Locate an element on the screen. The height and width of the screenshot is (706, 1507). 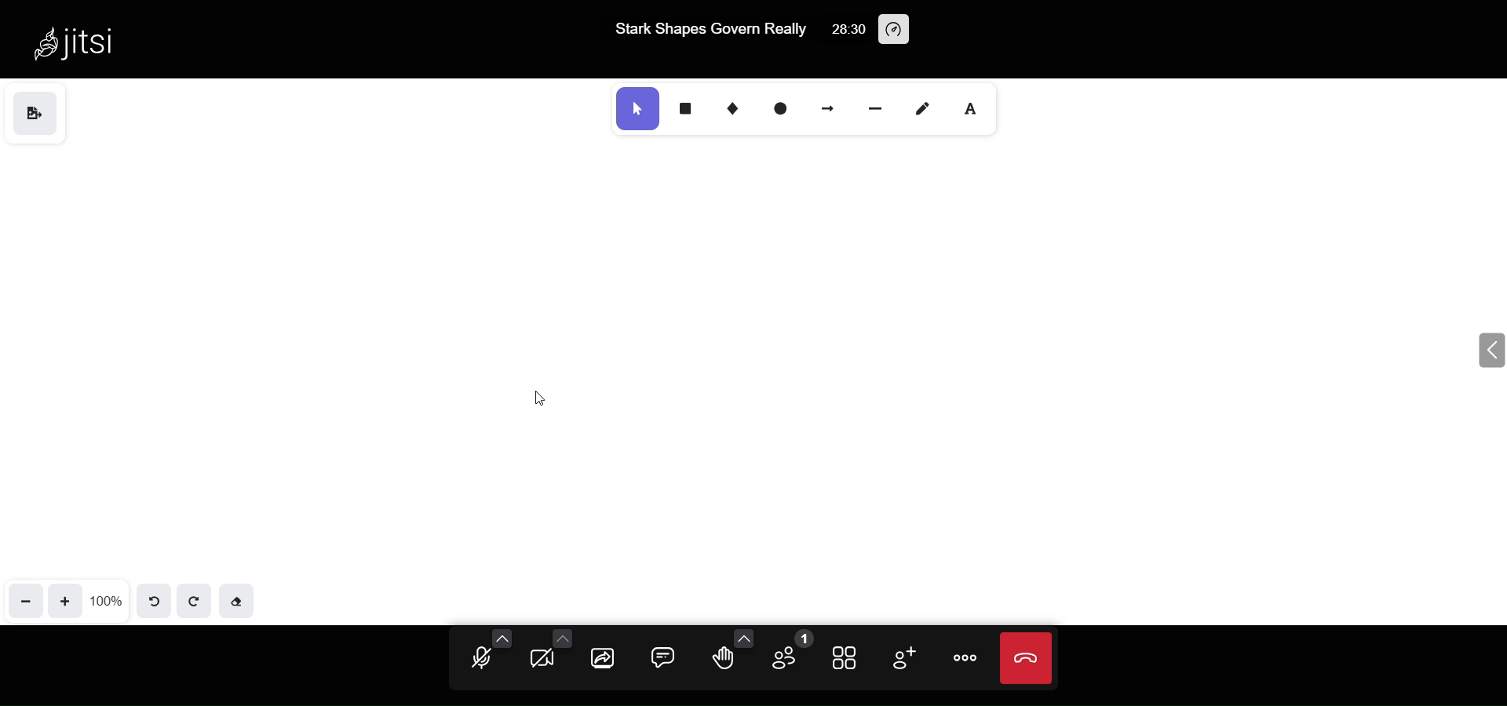
name text deleted is located at coordinates (801, 289).